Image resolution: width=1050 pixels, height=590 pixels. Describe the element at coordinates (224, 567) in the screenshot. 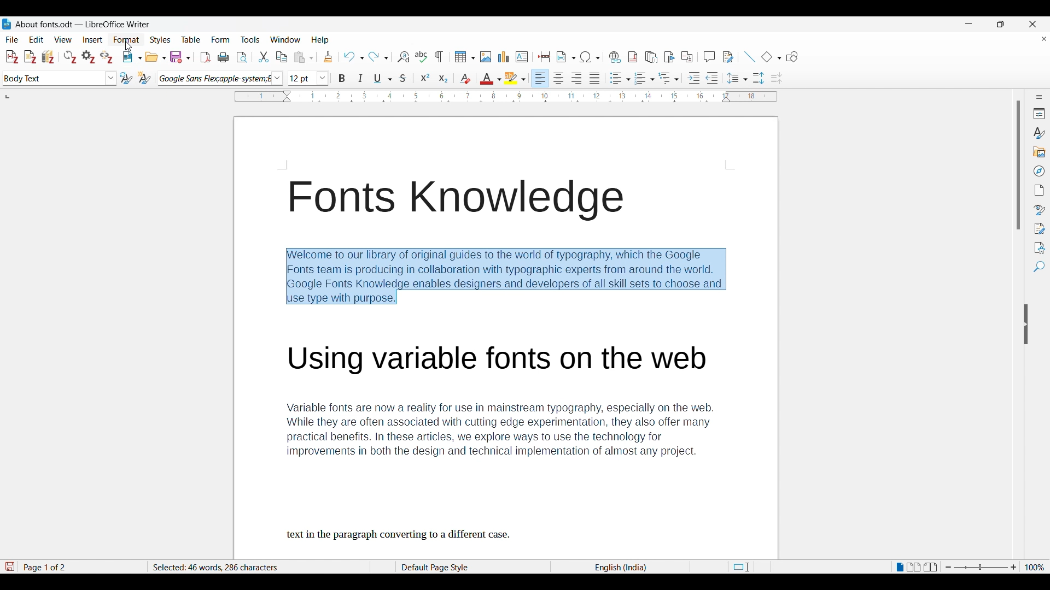

I see `Words and character count of selected text` at that location.